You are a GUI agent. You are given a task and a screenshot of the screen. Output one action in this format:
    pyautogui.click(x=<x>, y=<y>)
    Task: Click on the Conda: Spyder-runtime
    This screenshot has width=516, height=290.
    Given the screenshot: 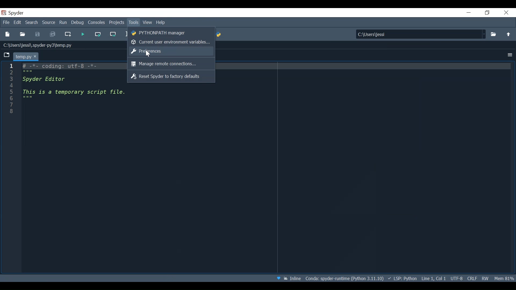 What is the action you would take?
    pyautogui.click(x=344, y=278)
    